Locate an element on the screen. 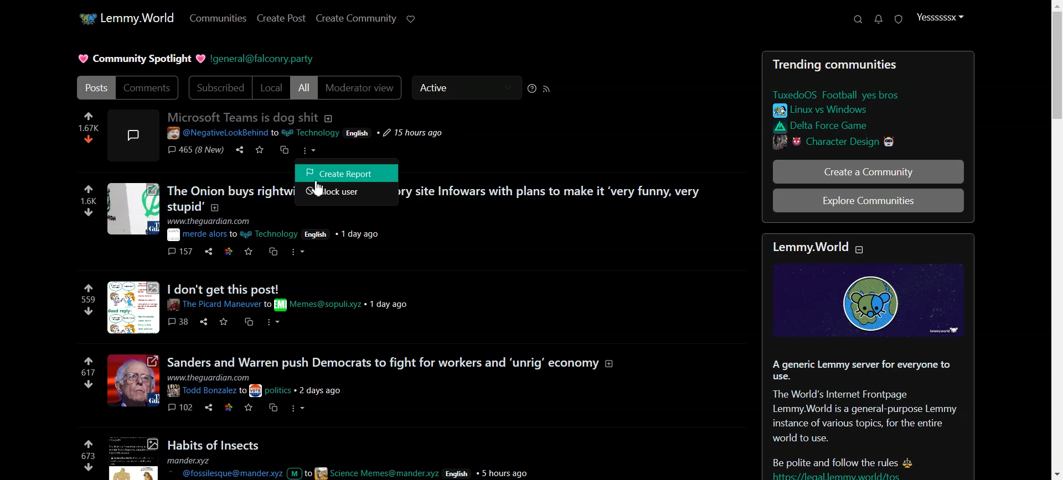 This screenshot has height=480, width=1063. image is located at coordinates (134, 307).